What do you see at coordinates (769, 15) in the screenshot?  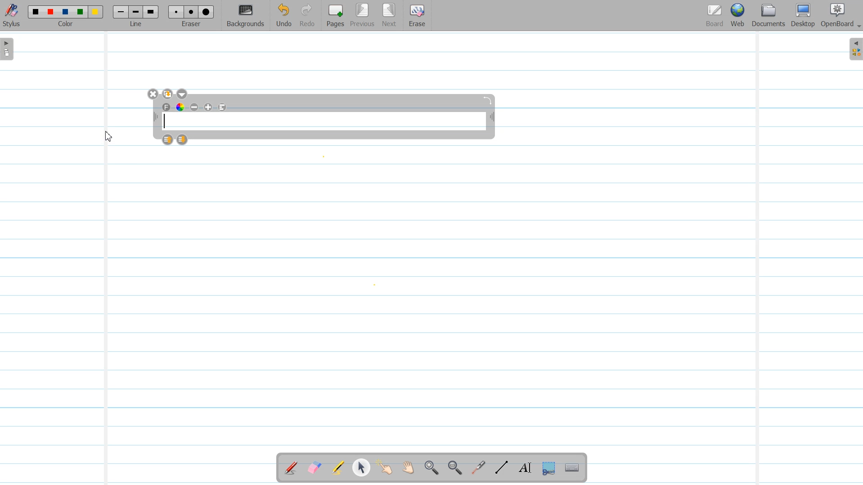 I see `Document` at bounding box center [769, 15].